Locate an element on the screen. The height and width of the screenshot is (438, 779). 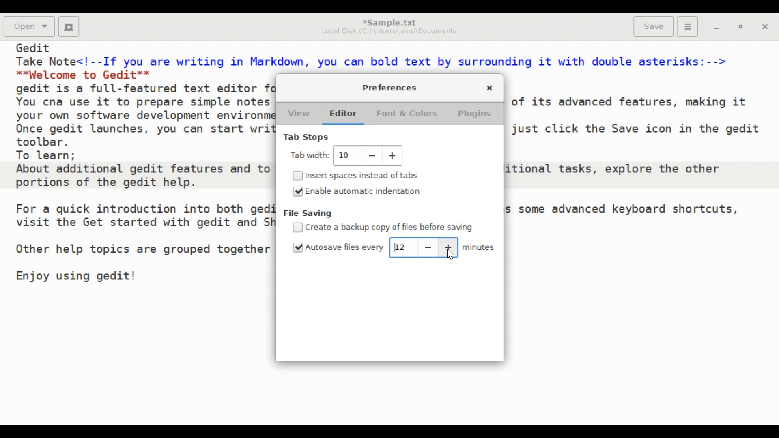
(un)select Autosave files every is located at coordinates (338, 247).